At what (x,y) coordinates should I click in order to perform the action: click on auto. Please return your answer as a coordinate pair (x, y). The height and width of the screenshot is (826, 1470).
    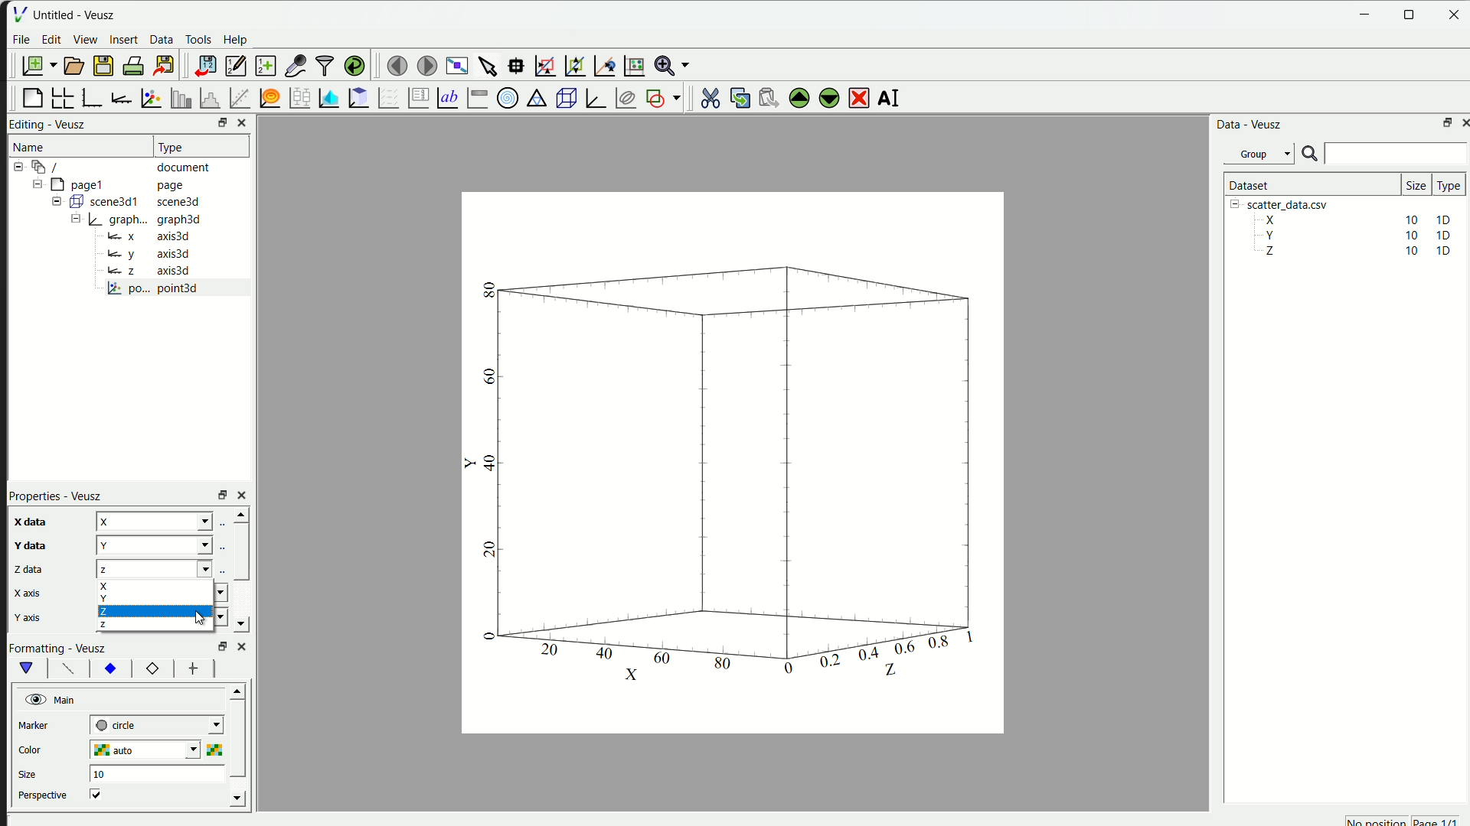
    Looking at the image, I should click on (159, 751).